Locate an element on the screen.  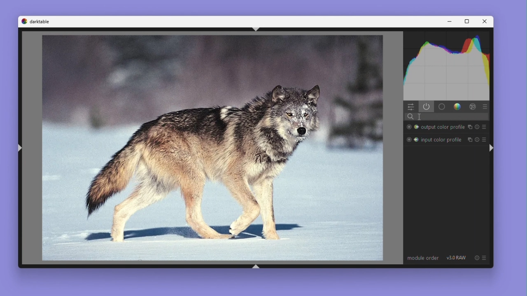
V3.0 RAW is located at coordinates (456, 258).